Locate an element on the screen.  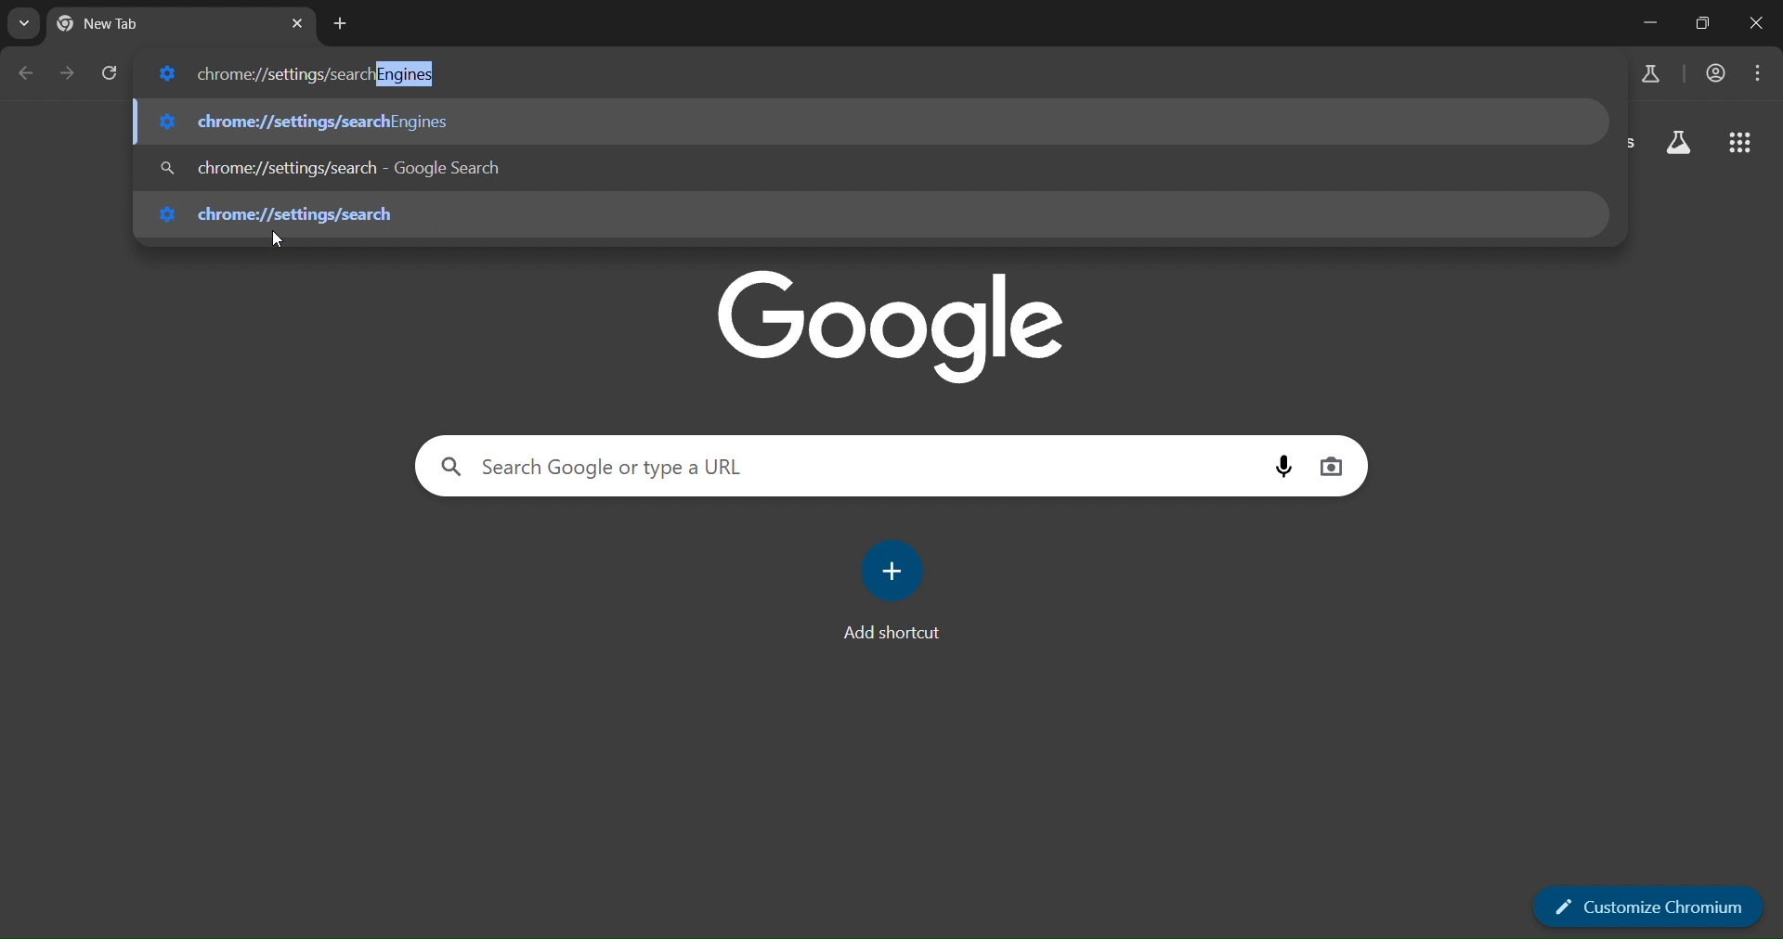
new tab is located at coordinates (340, 23).